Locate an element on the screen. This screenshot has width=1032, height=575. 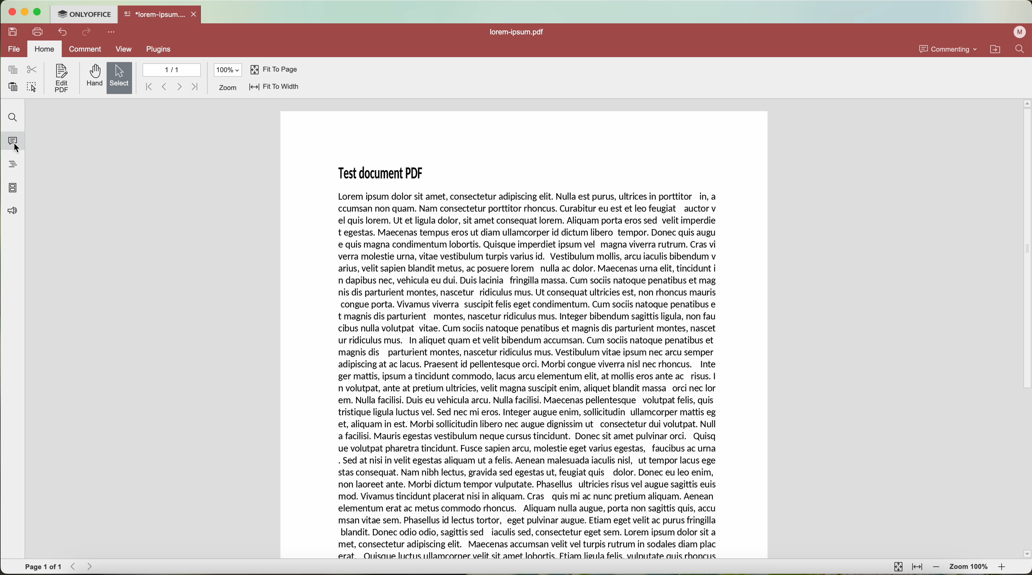
profile is located at coordinates (1018, 33).